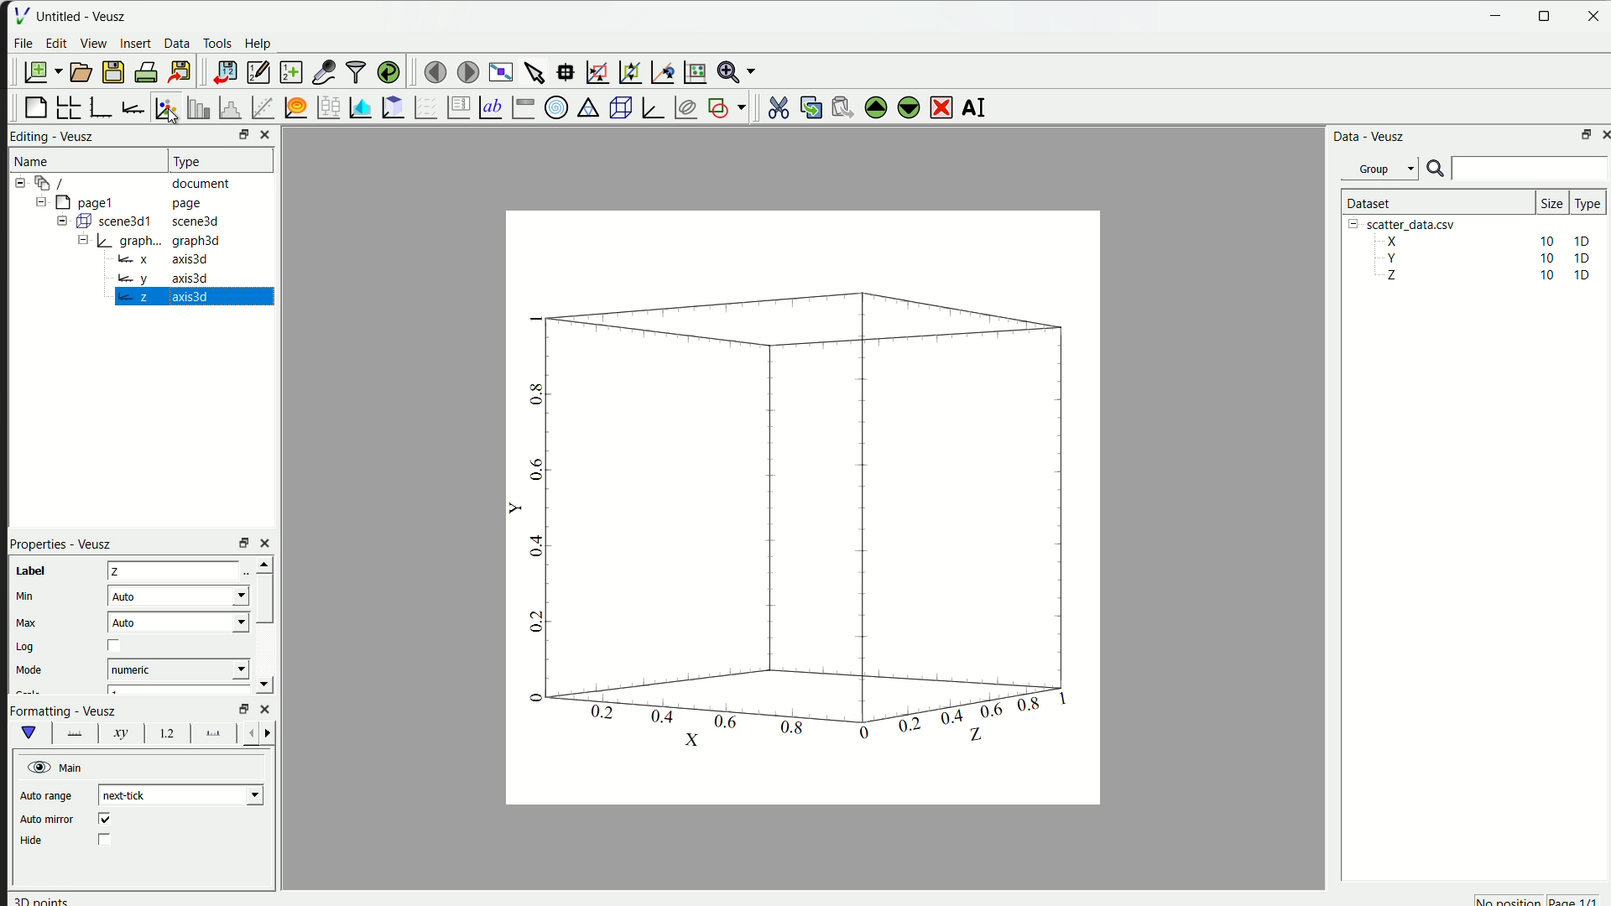 The image size is (1611, 906). What do you see at coordinates (261, 107) in the screenshot?
I see `fit function to data` at bounding box center [261, 107].